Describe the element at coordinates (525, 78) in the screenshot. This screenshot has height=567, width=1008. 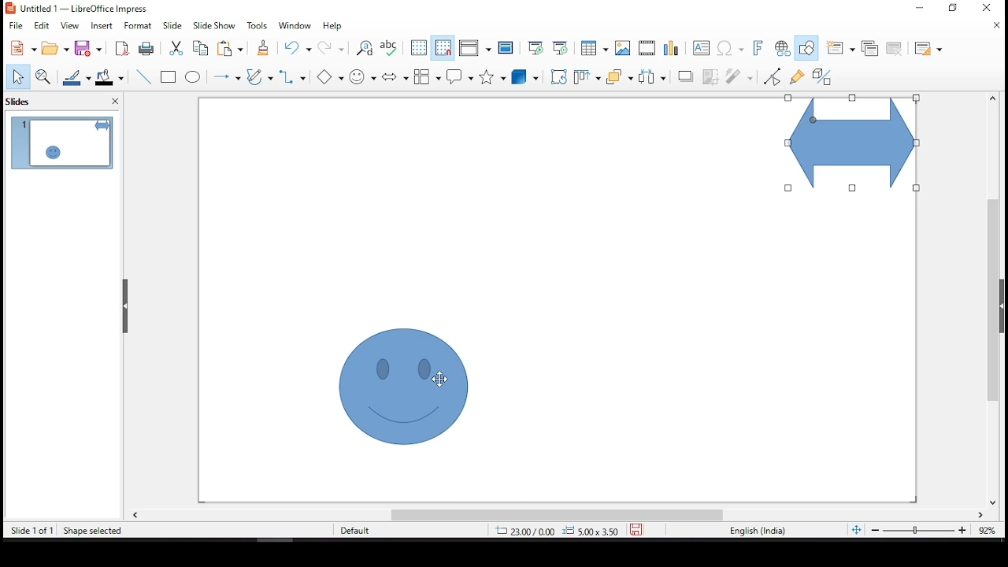
I see `3D objects` at that location.